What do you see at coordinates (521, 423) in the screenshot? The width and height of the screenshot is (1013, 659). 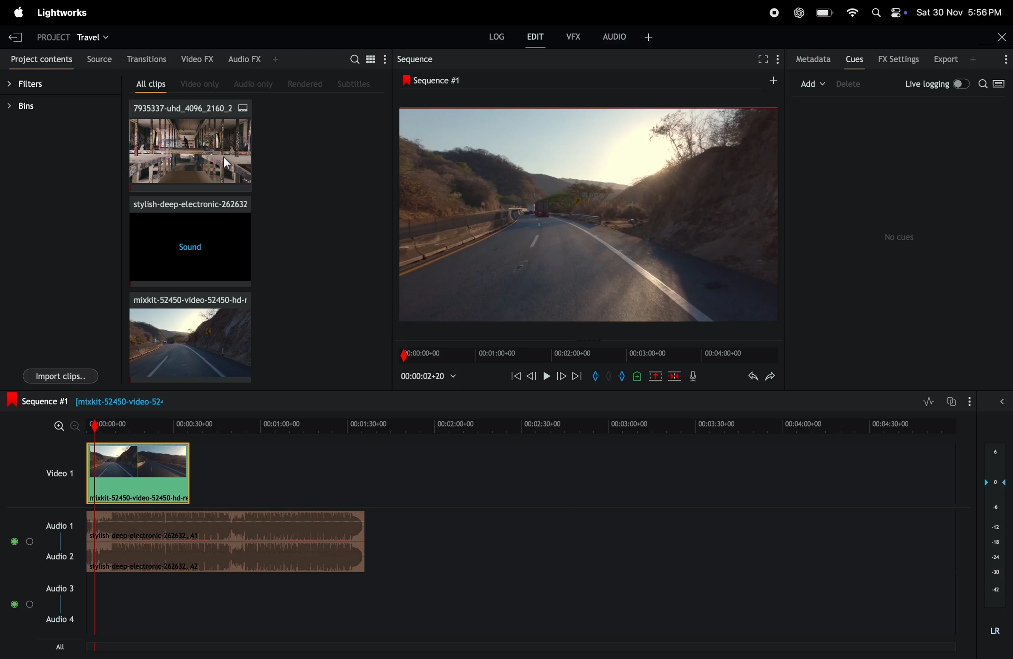 I see `time frame` at bounding box center [521, 423].